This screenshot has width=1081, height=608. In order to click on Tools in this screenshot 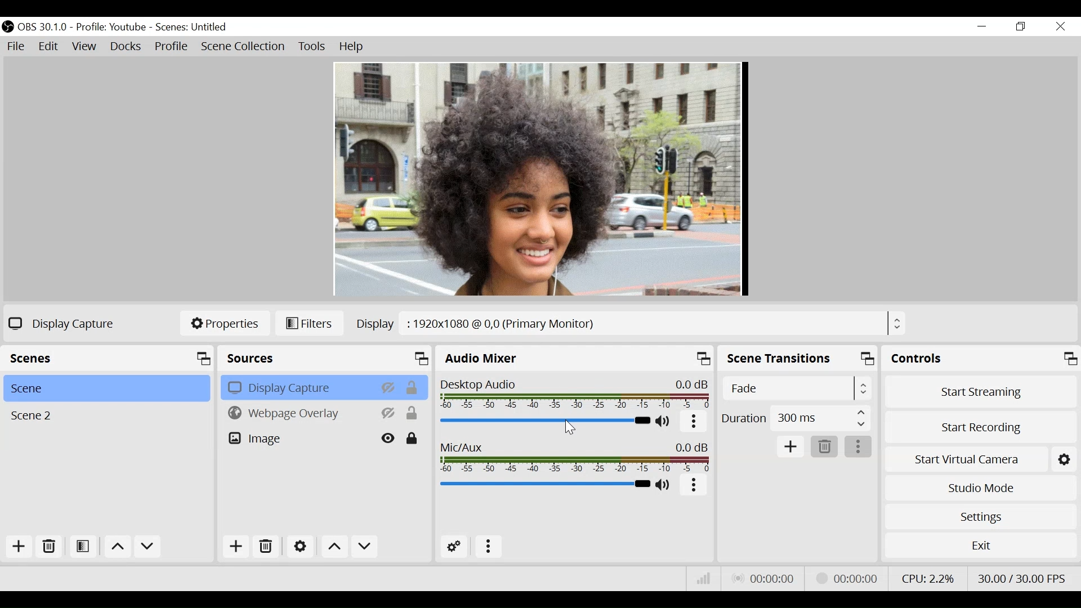, I will do `click(313, 47)`.